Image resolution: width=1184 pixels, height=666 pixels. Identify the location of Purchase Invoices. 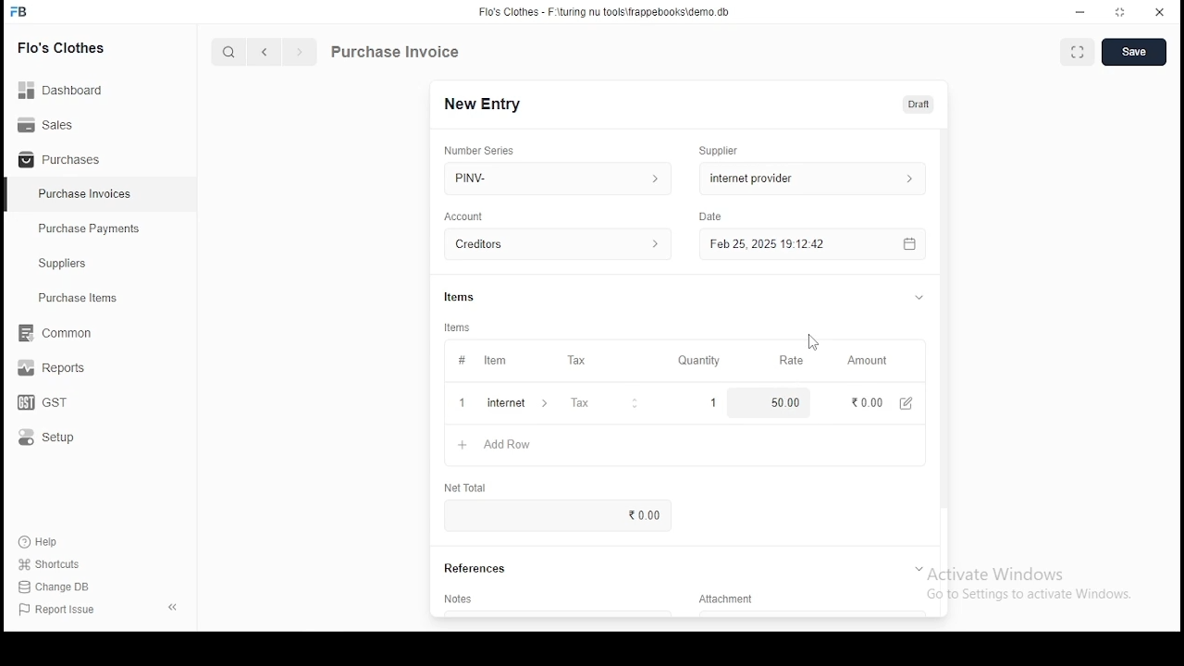
(88, 194).